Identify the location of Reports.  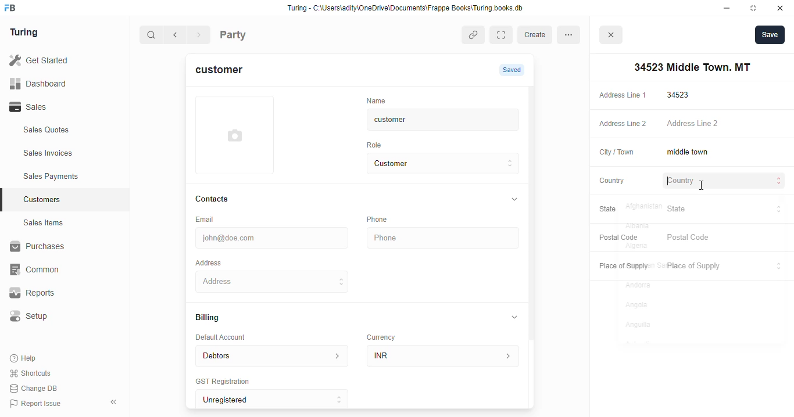
(53, 293).